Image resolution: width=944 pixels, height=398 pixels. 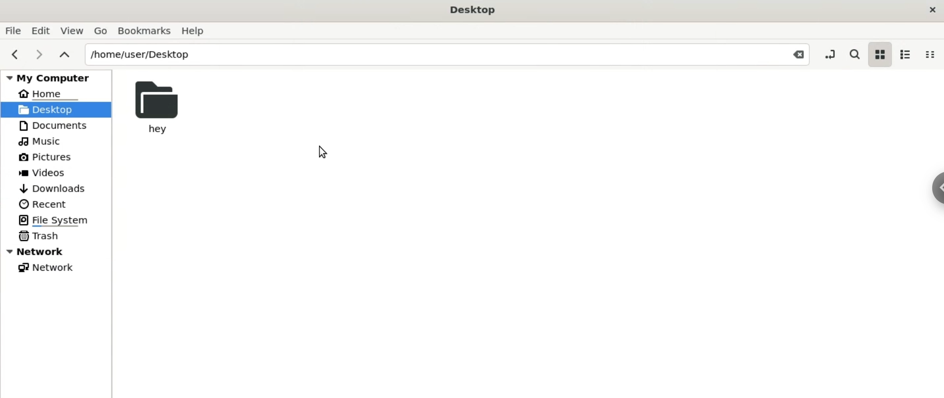 What do you see at coordinates (74, 29) in the screenshot?
I see `view` at bounding box center [74, 29].